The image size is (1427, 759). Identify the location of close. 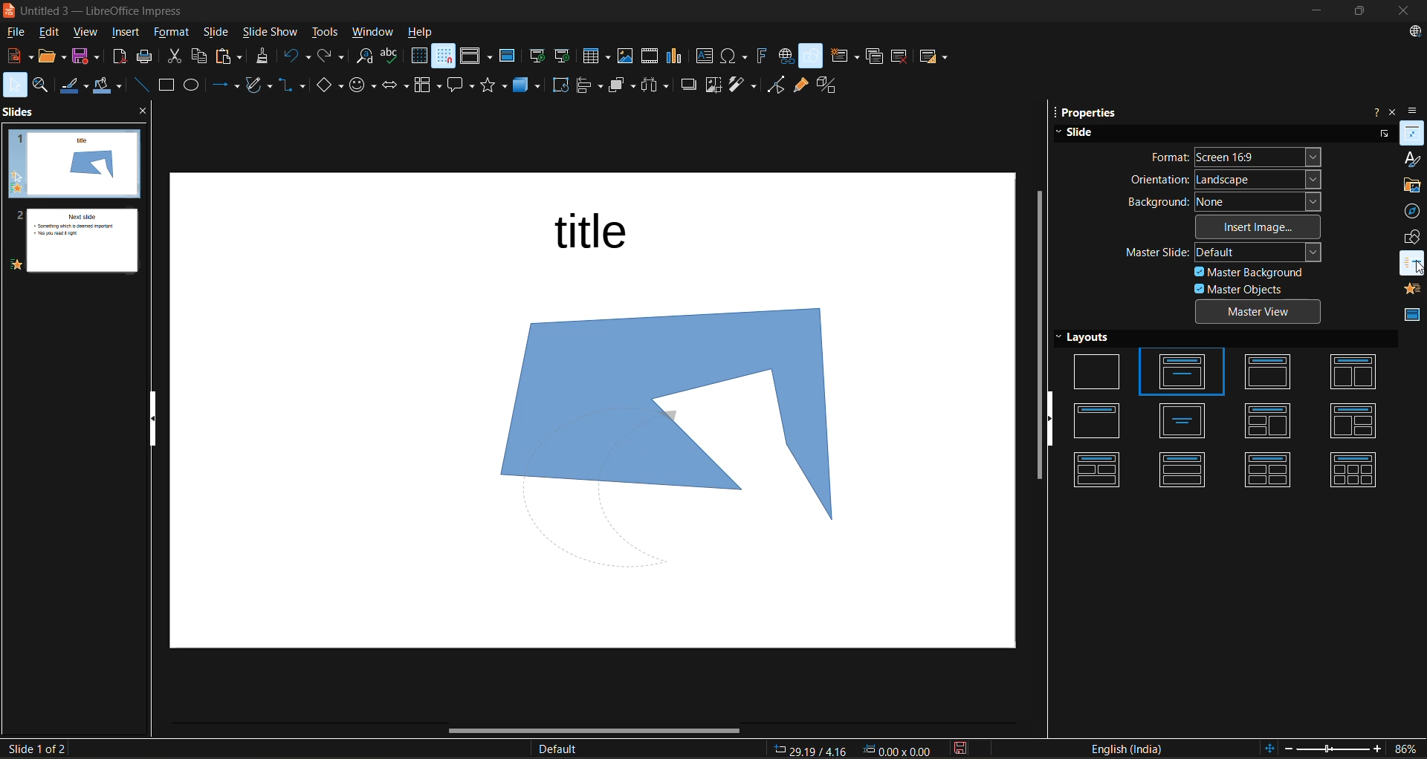
(1405, 10).